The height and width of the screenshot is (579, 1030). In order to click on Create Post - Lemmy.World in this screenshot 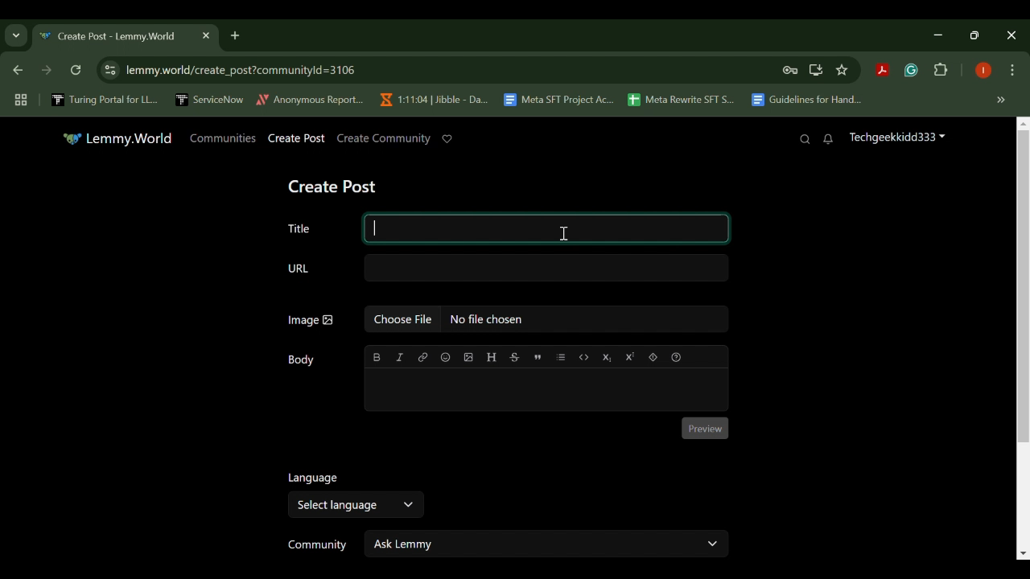, I will do `click(111, 37)`.